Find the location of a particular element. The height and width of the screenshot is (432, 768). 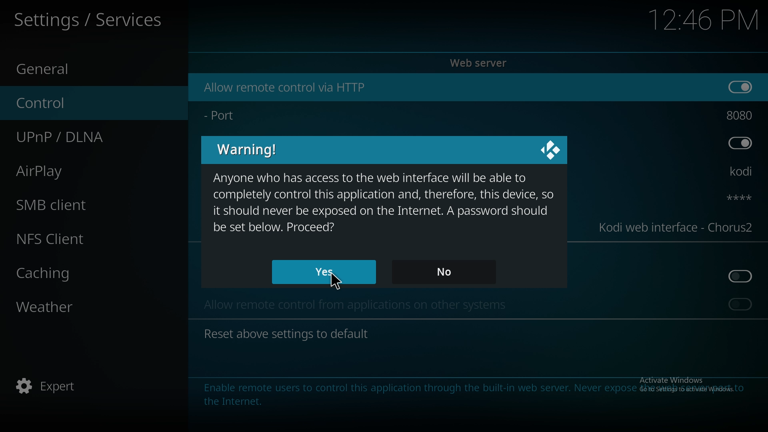

port is located at coordinates (225, 114).